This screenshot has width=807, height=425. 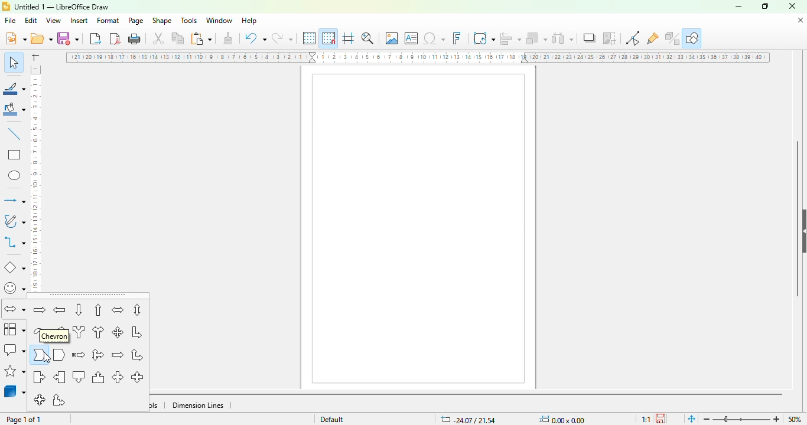 I want to click on window, so click(x=219, y=21).